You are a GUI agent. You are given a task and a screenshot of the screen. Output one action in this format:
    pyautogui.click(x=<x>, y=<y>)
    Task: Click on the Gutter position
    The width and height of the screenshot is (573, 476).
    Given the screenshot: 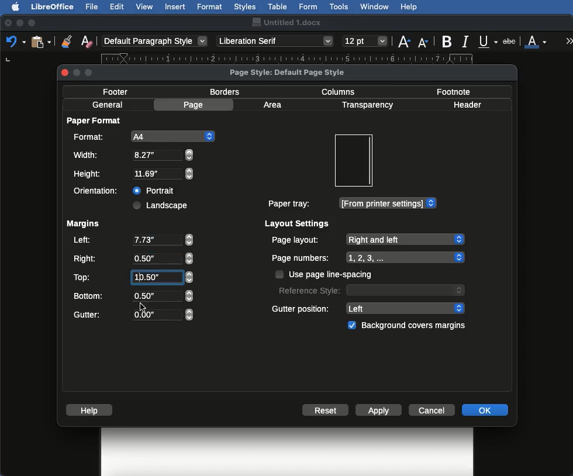 What is the action you would take?
    pyautogui.click(x=369, y=308)
    